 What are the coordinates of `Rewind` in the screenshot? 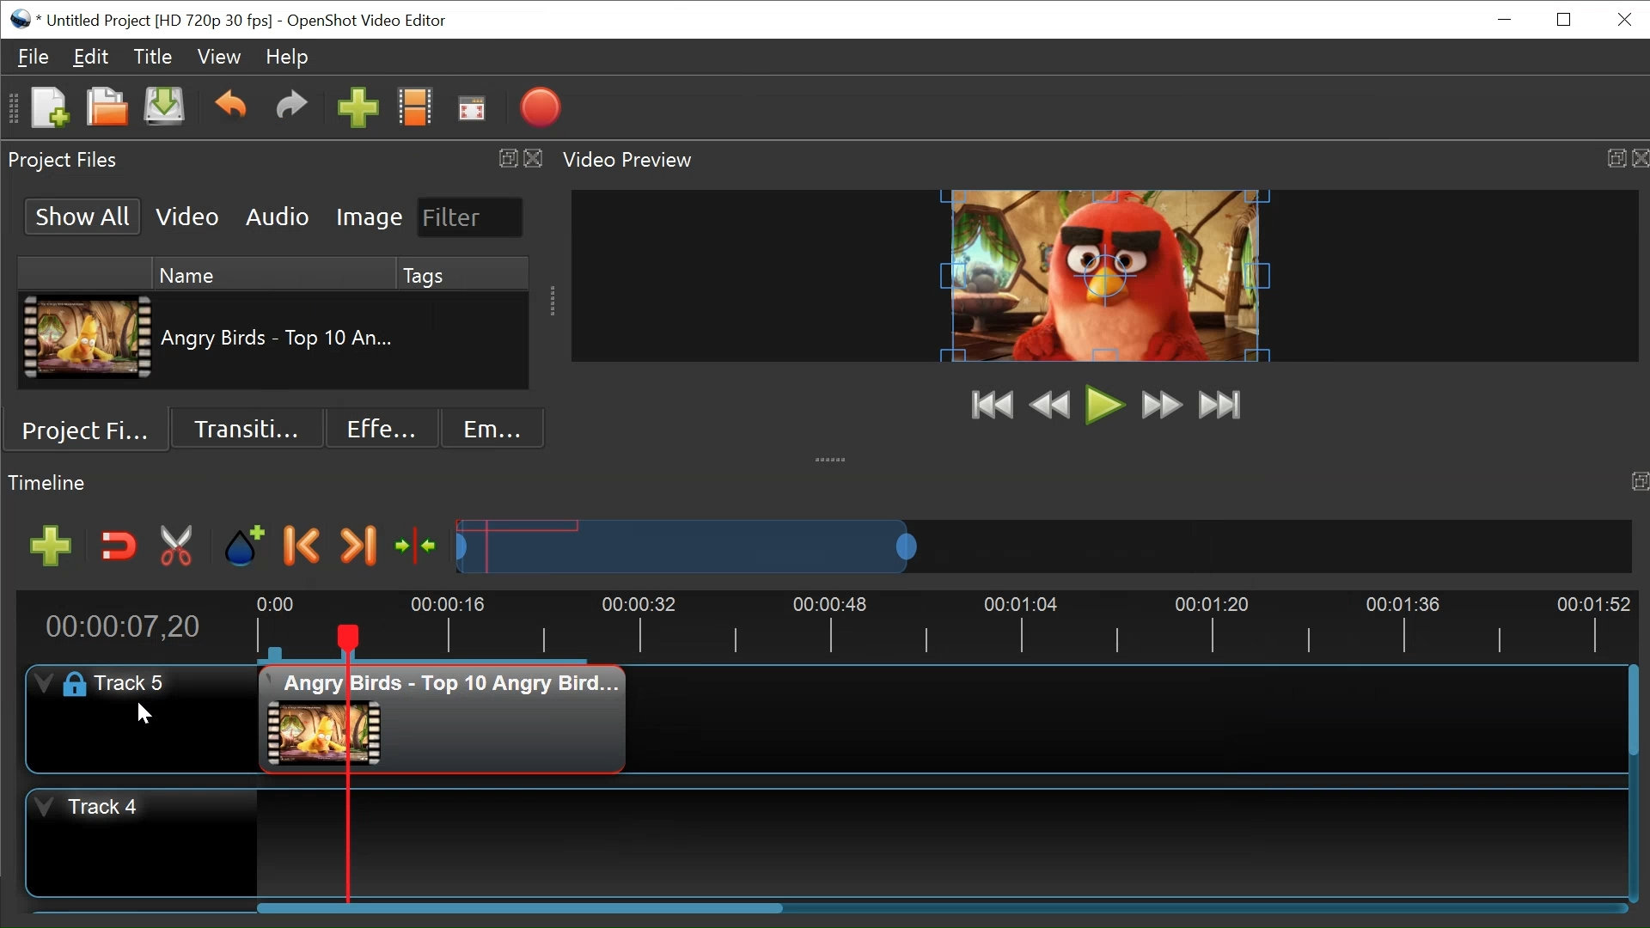 It's located at (1050, 406).